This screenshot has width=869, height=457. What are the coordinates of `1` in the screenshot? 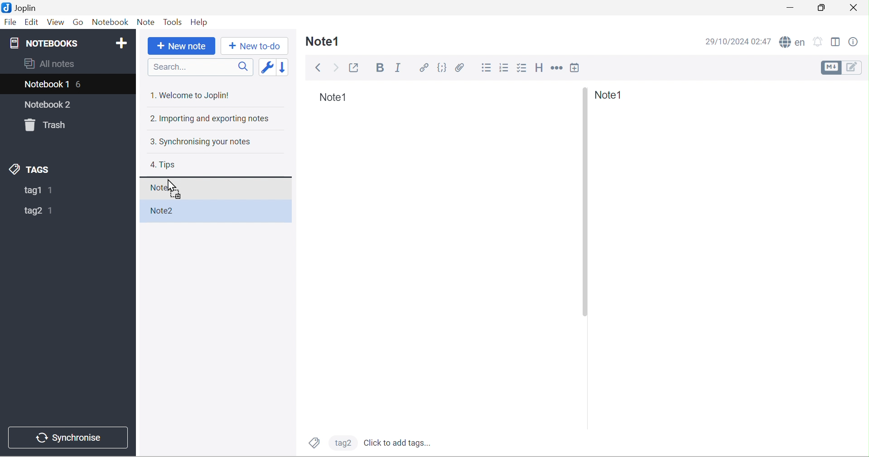 It's located at (53, 190).